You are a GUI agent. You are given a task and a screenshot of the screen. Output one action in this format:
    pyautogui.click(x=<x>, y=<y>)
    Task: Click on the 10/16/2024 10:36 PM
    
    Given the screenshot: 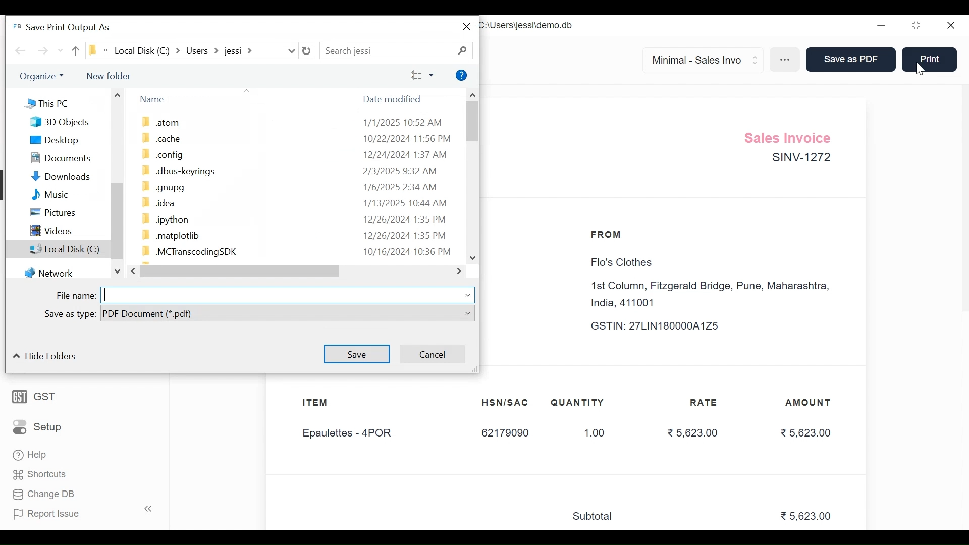 What is the action you would take?
    pyautogui.click(x=406, y=251)
    